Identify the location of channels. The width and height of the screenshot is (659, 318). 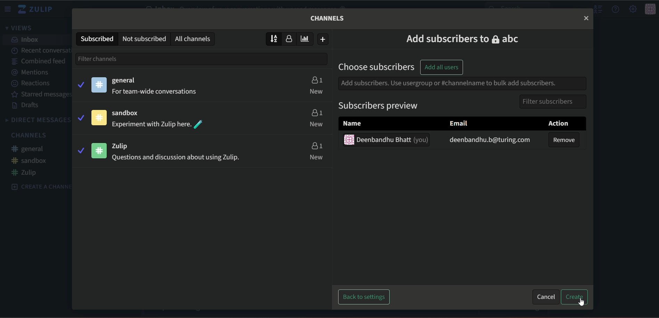
(31, 135).